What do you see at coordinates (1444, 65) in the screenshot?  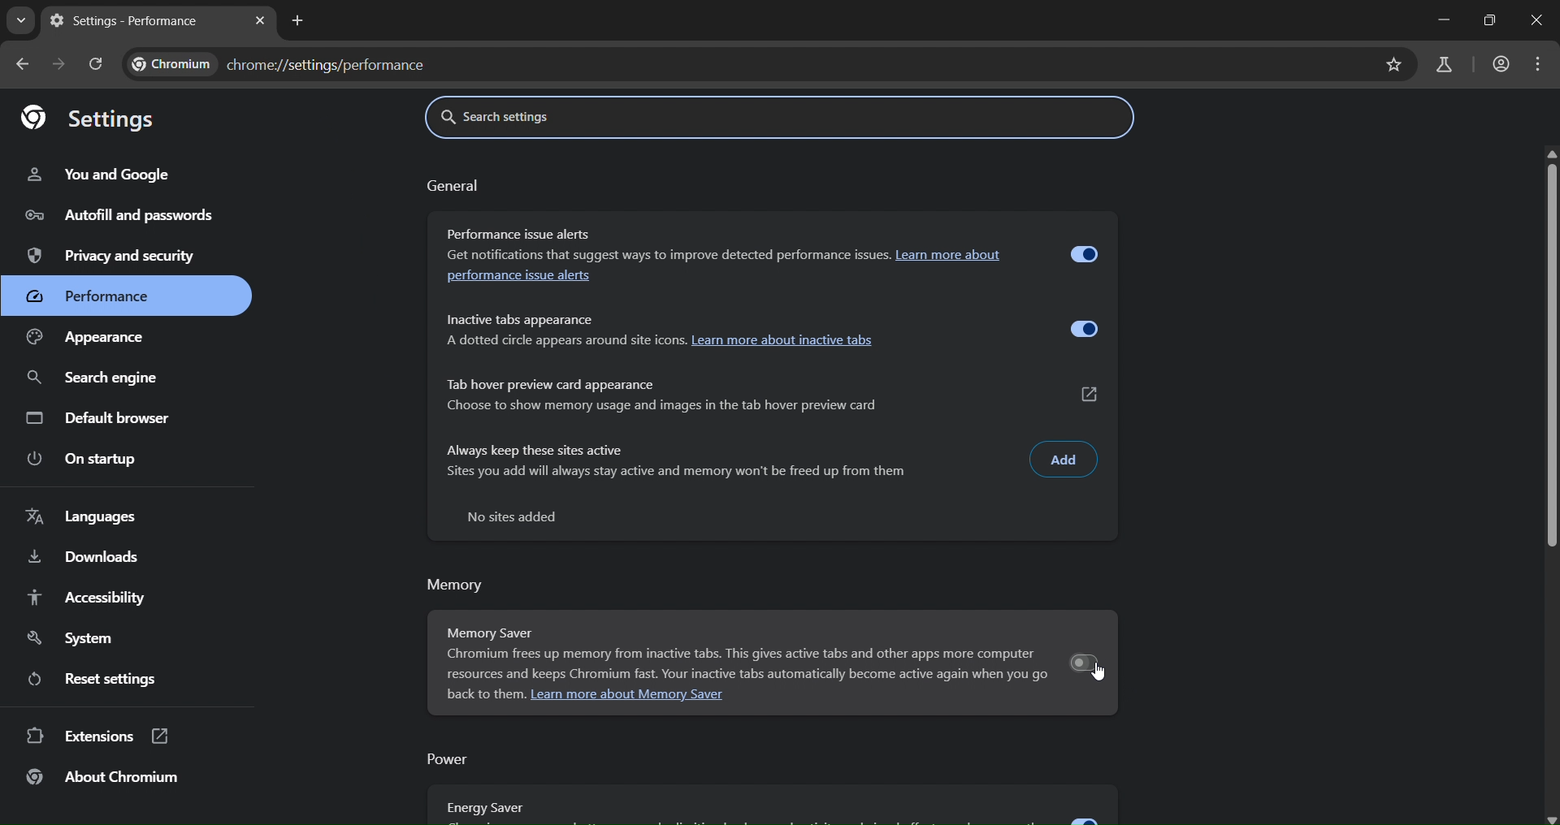 I see `search labs` at bounding box center [1444, 65].